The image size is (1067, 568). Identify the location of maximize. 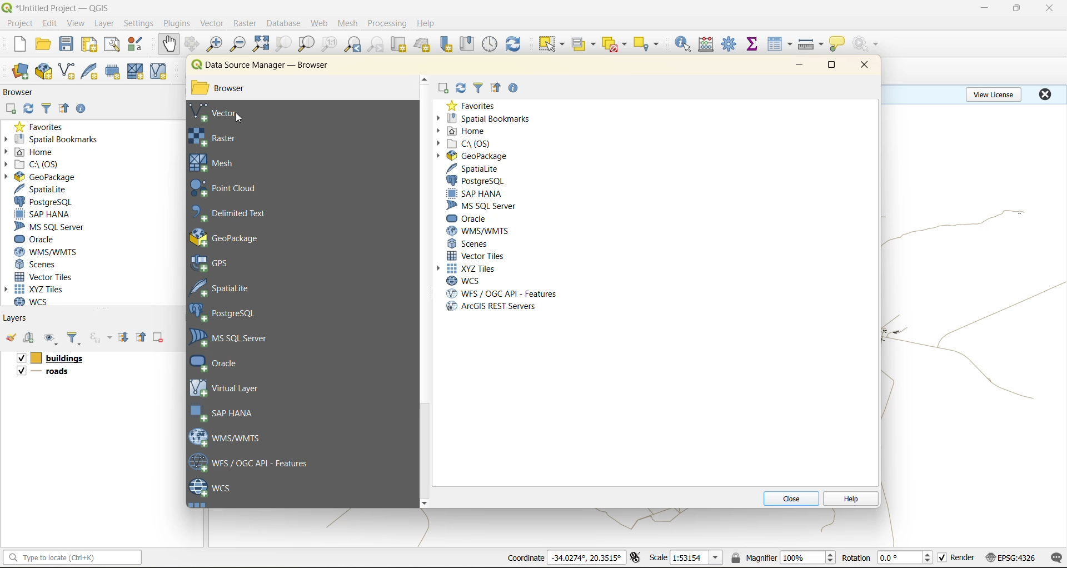
(1018, 8).